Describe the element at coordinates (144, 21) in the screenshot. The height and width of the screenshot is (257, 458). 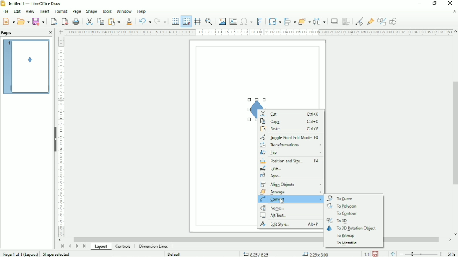
I see `Undo` at that location.